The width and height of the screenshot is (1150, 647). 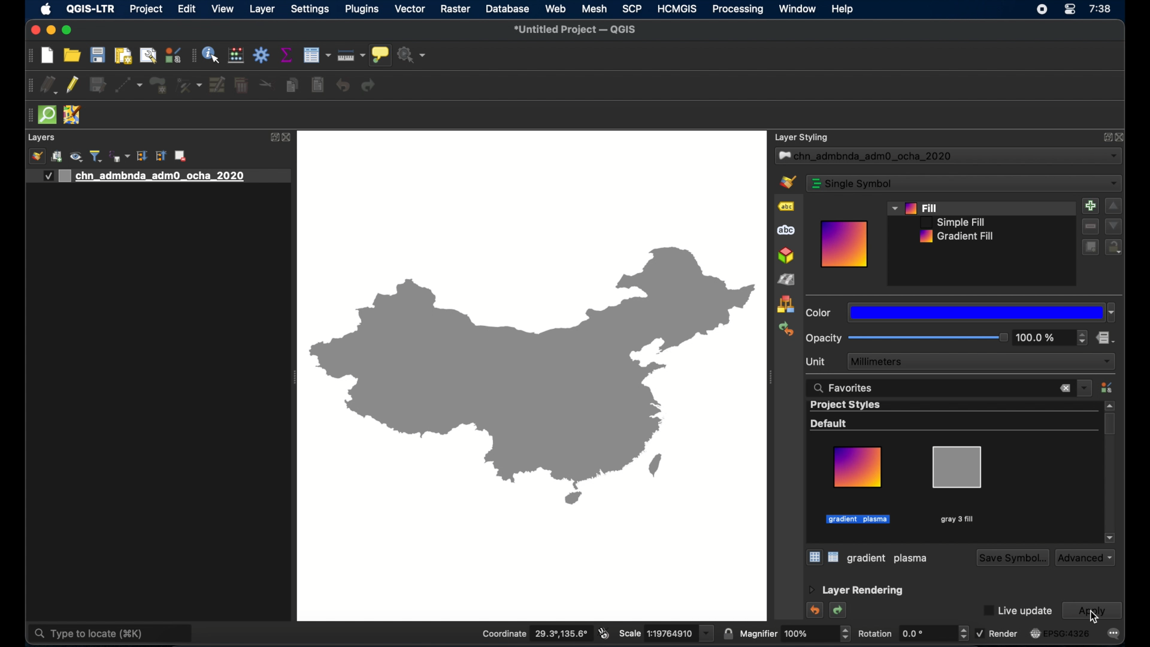 I want to click on increment, so click(x=1113, y=206).